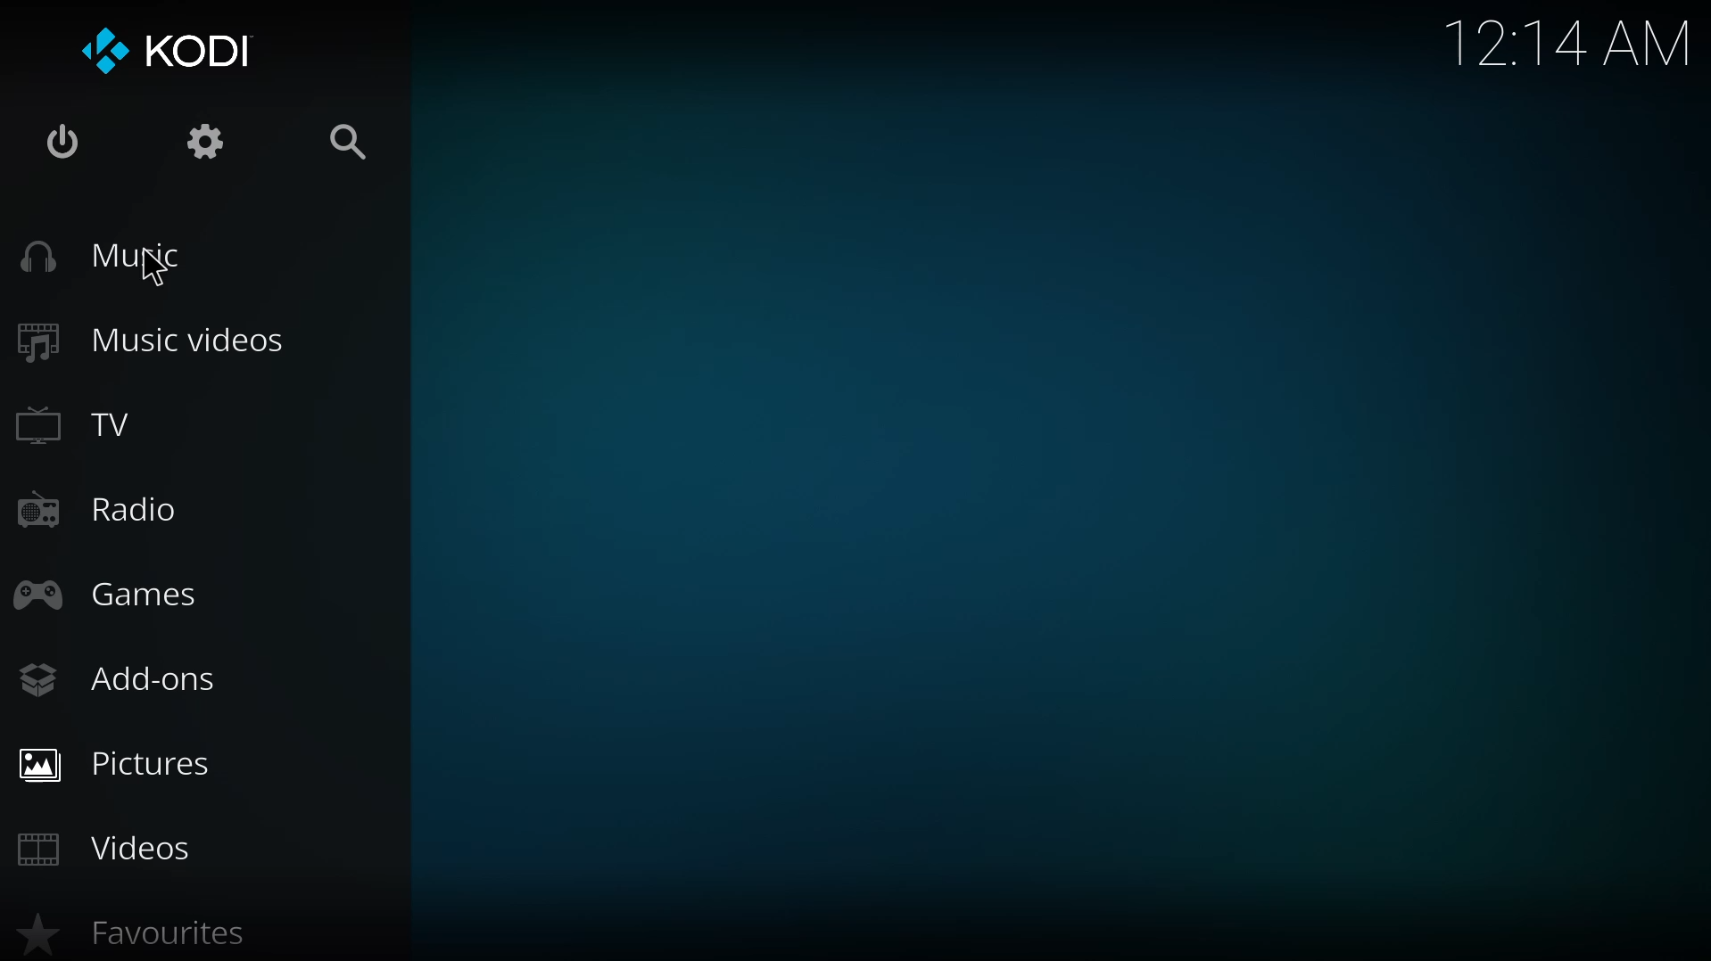 Image resolution: width=1711 pixels, height=961 pixels. What do you see at coordinates (62, 136) in the screenshot?
I see `power` at bounding box center [62, 136].